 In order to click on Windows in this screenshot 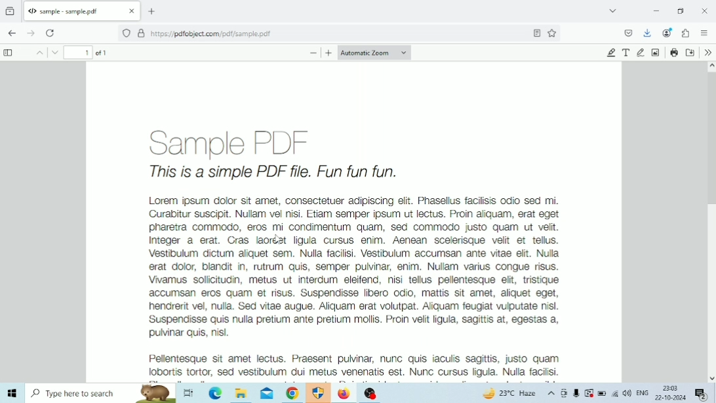, I will do `click(12, 393)`.